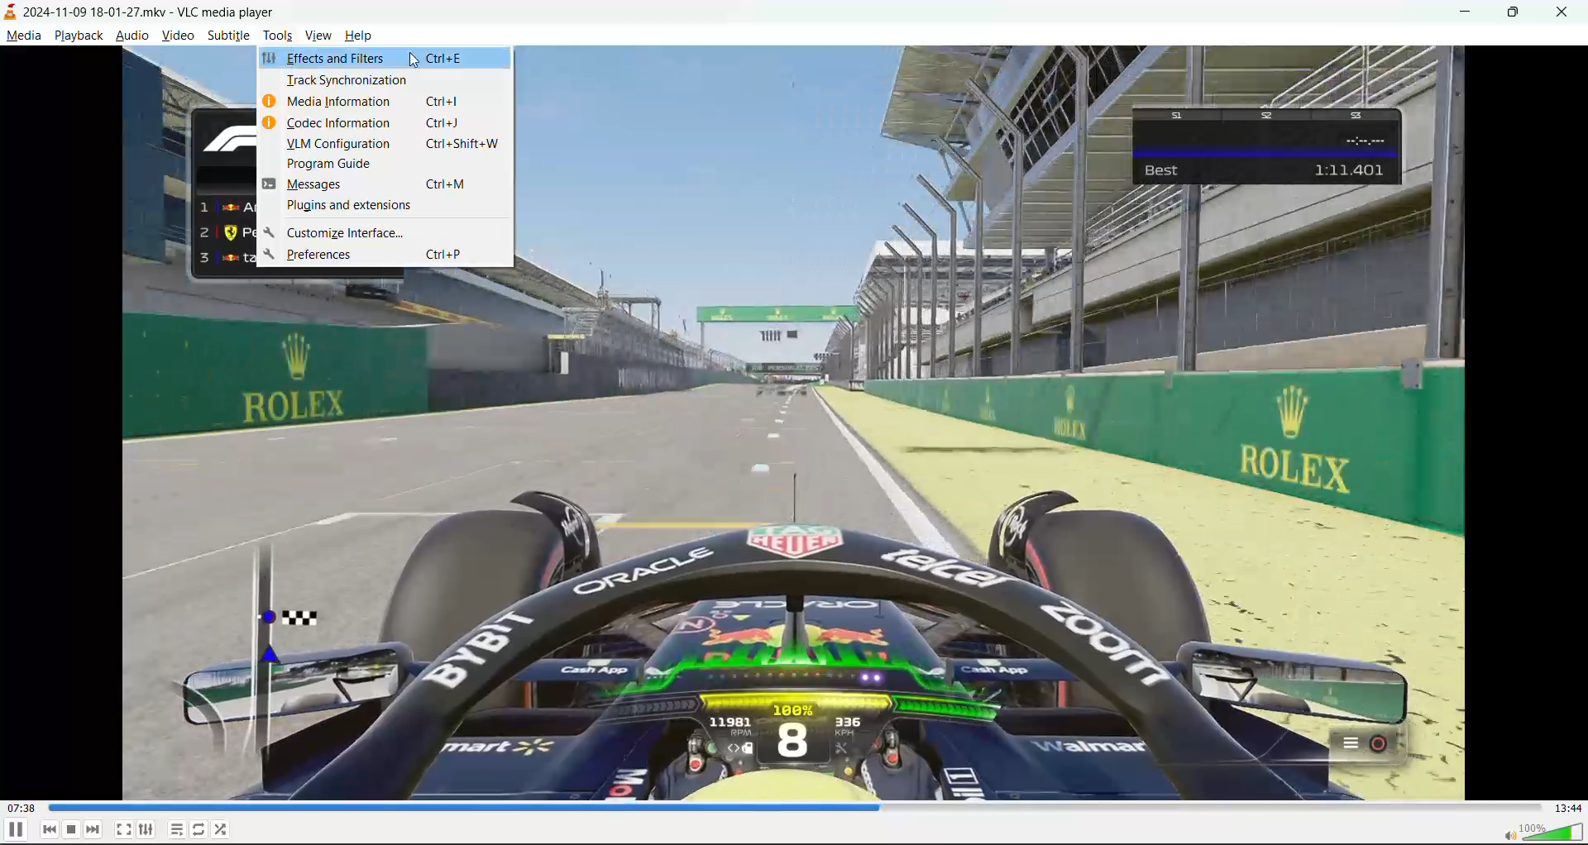 This screenshot has width=1588, height=845. Describe the element at coordinates (270, 184) in the screenshot. I see `icon` at that location.